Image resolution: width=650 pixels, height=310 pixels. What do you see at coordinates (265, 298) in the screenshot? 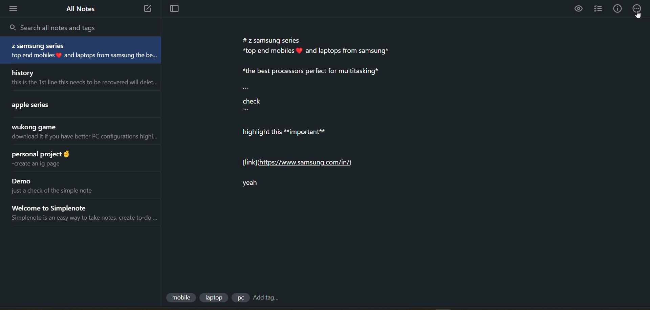
I see `add tag` at bounding box center [265, 298].